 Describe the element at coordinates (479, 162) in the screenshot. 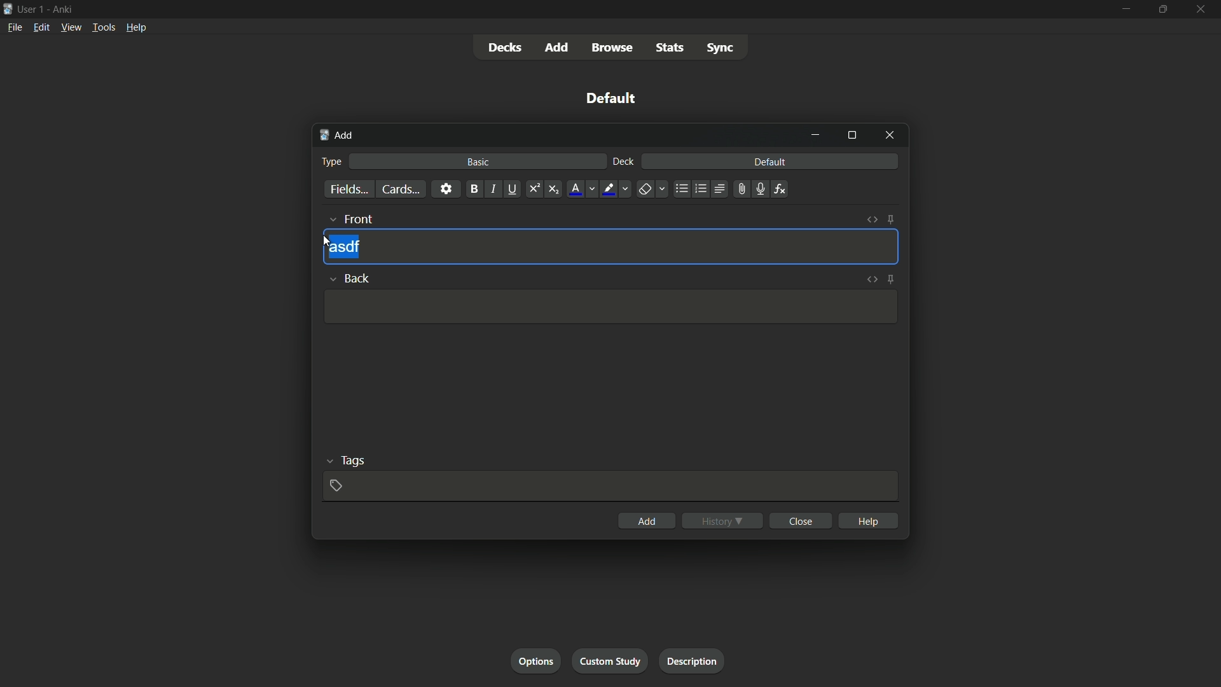

I see `basic` at that location.